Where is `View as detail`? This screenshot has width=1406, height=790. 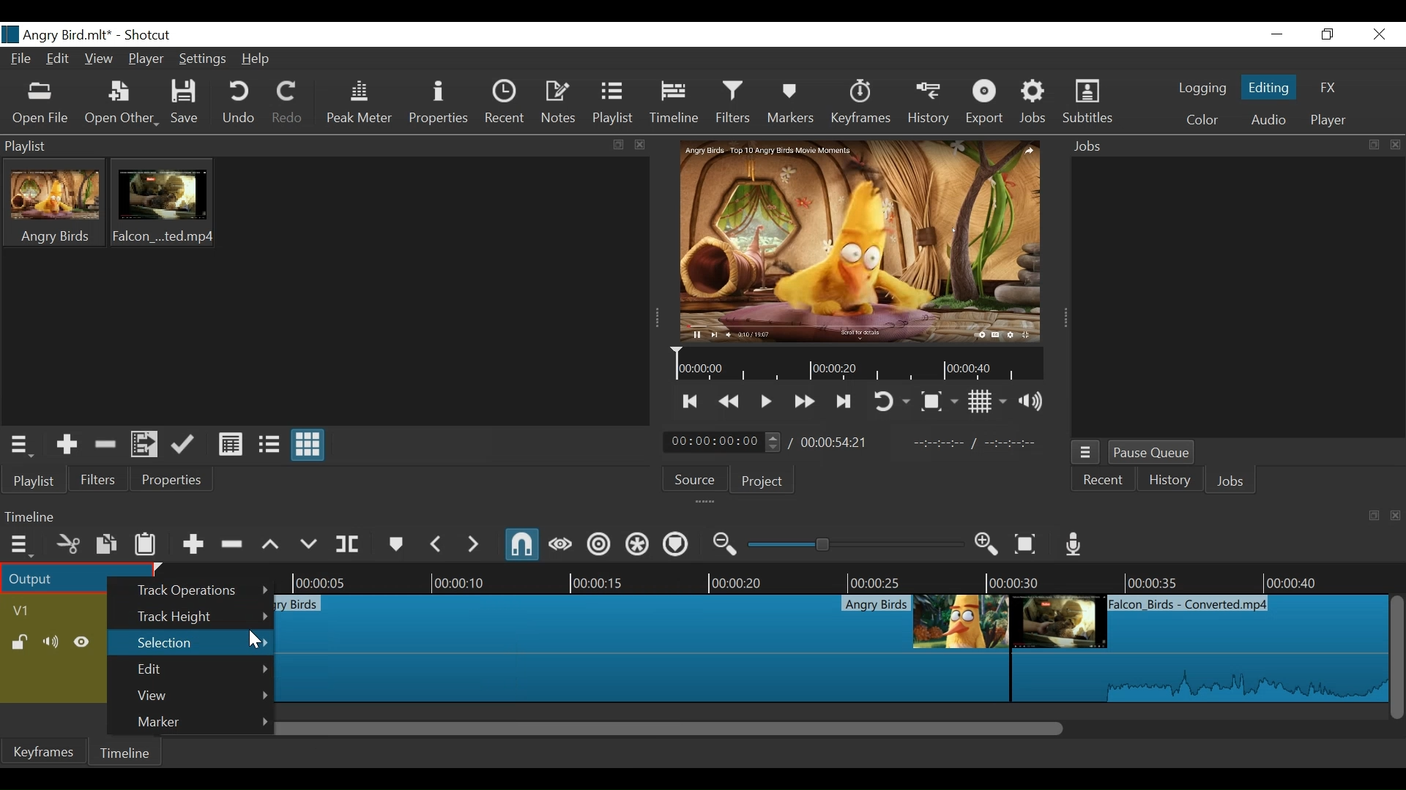 View as detail is located at coordinates (230, 444).